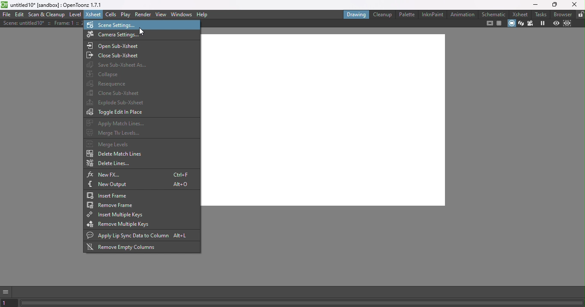 Image resolution: width=585 pixels, height=307 pixels. I want to click on Maximize, so click(553, 5).